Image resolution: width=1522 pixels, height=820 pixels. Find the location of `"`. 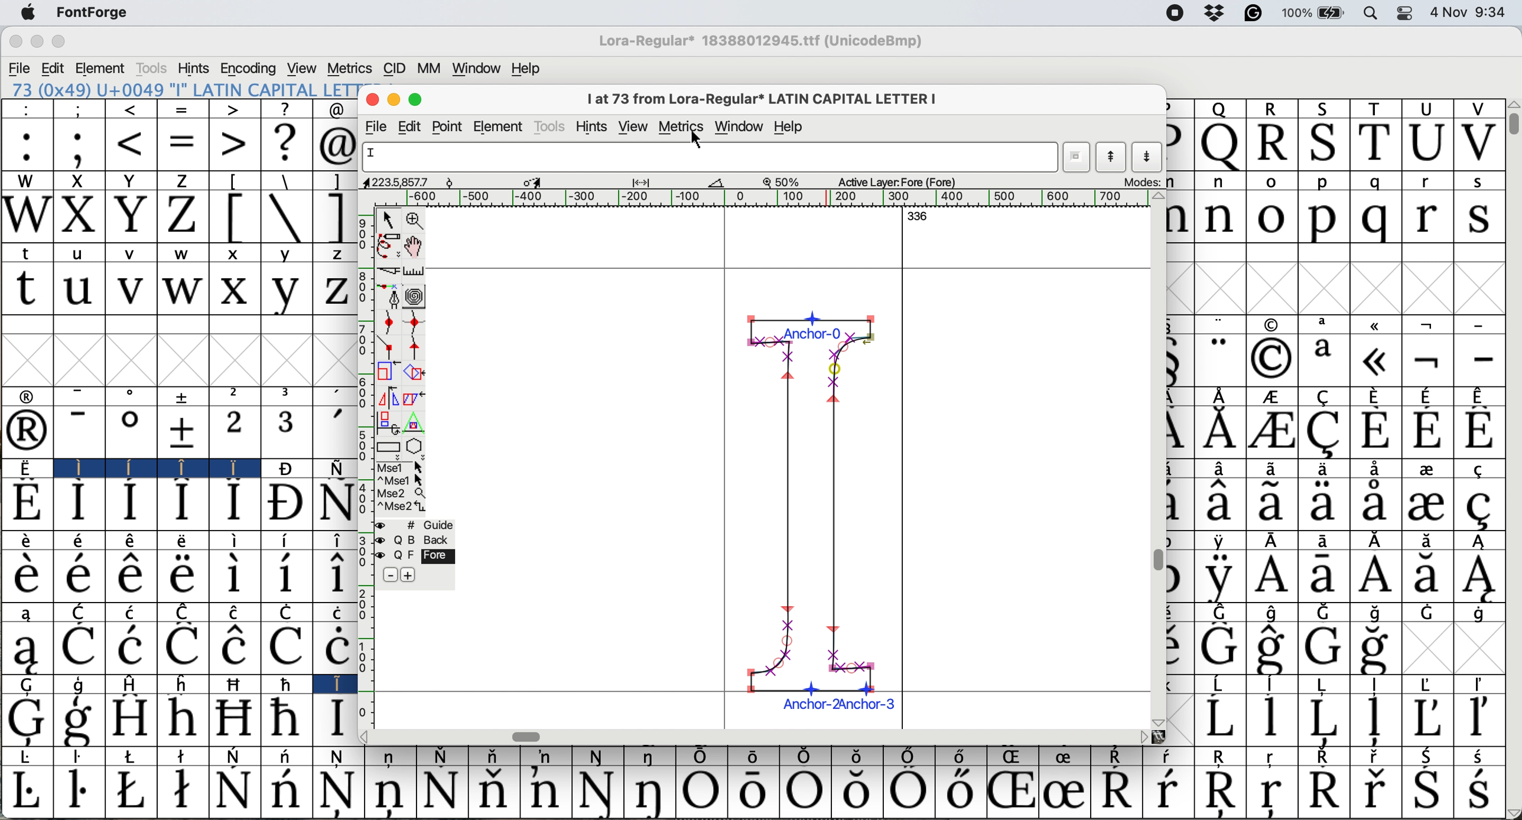

" is located at coordinates (1218, 359).